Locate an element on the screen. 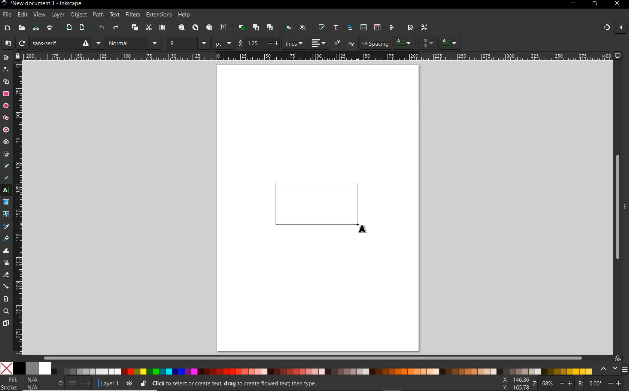 This screenshot has width=629, height=391. canvas is located at coordinates (318, 206).